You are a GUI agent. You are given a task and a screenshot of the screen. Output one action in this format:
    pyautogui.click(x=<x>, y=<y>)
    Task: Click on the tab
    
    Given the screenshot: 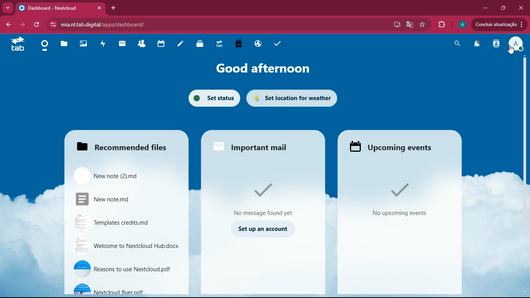 What is the action you would take?
    pyautogui.click(x=17, y=44)
    